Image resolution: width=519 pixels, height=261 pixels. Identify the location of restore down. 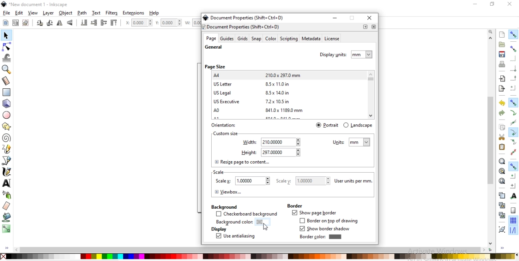
(491, 4).